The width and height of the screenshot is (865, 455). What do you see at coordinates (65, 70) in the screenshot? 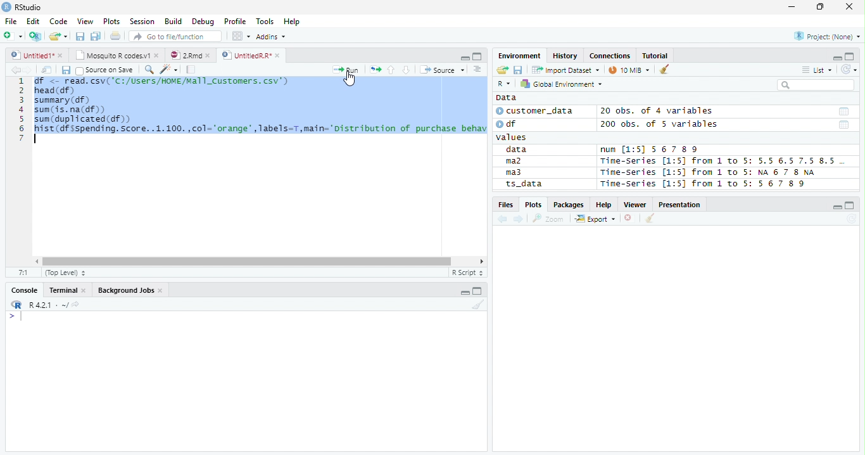
I see `Save` at bounding box center [65, 70].